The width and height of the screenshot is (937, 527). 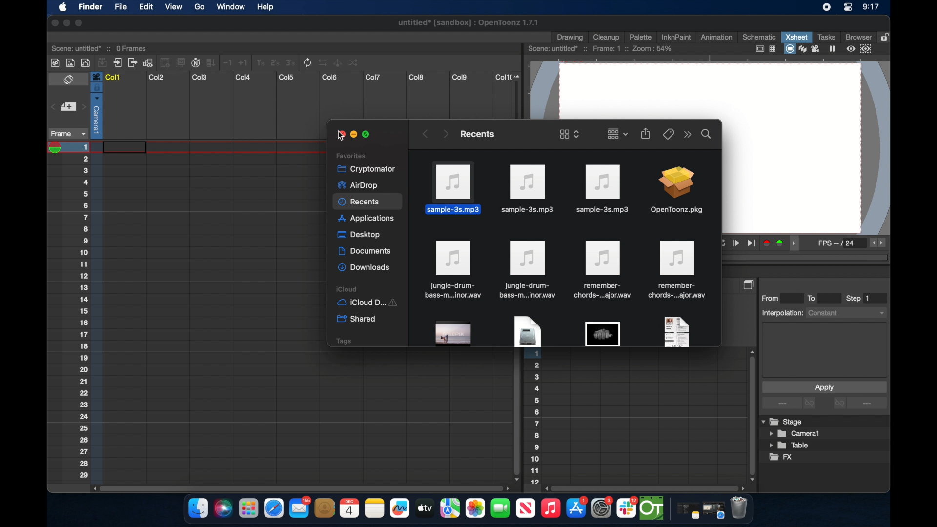 What do you see at coordinates (501, 507) in the screenshot?
I see `facetime` at bounding box center [501, 507].